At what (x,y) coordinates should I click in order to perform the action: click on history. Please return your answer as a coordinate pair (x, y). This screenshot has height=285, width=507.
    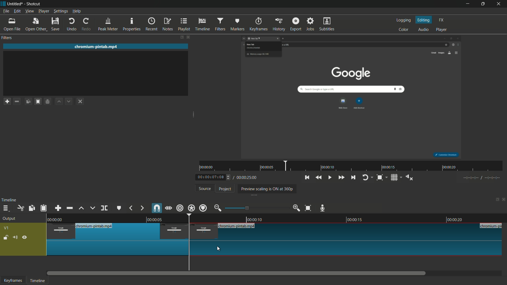
    Looking at the image, I should click on (279, 24).